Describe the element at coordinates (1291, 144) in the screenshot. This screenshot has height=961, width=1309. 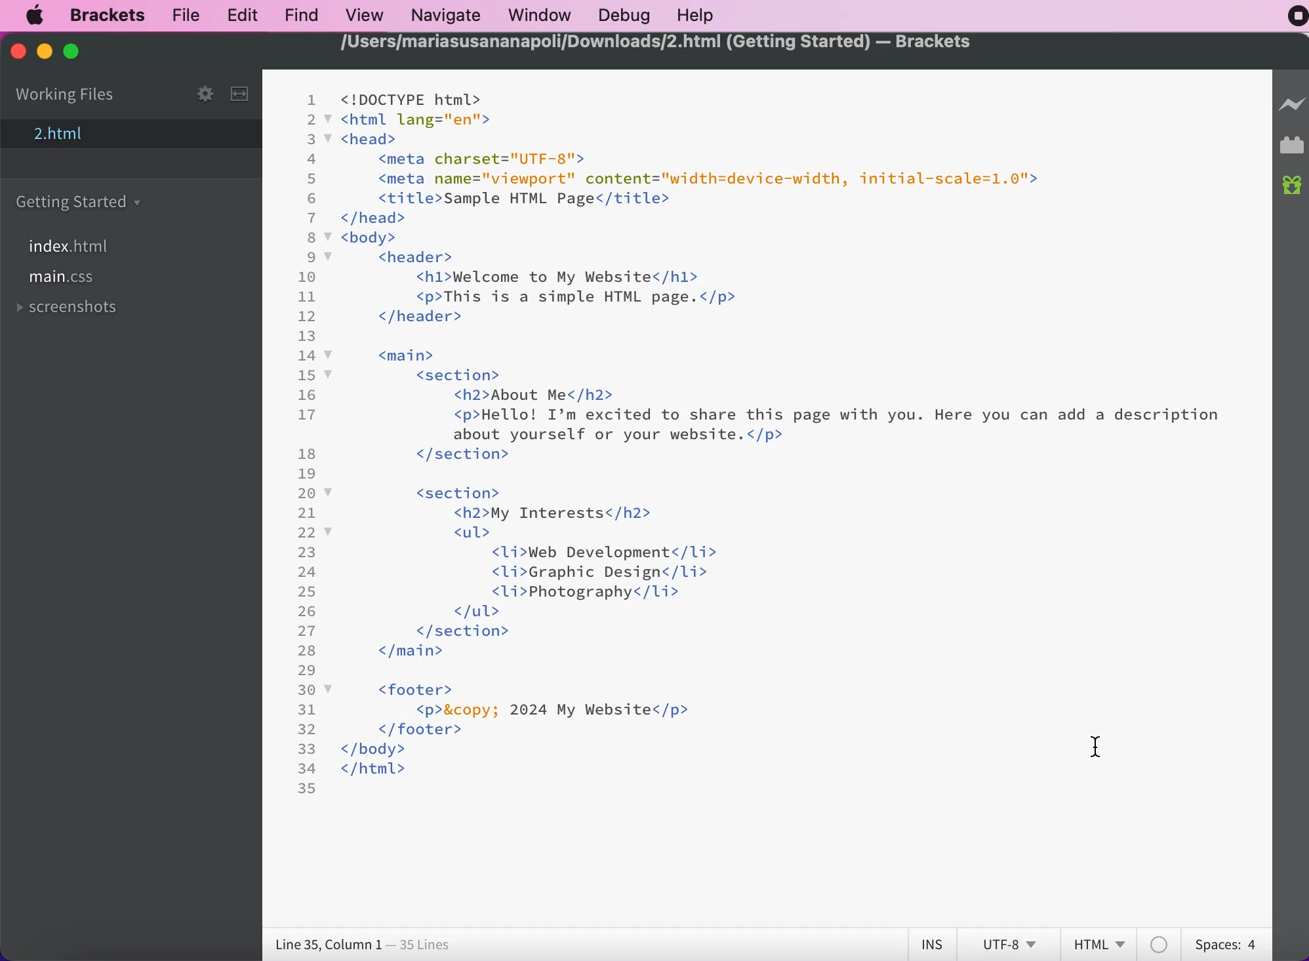
I see `extension manager` at that location.